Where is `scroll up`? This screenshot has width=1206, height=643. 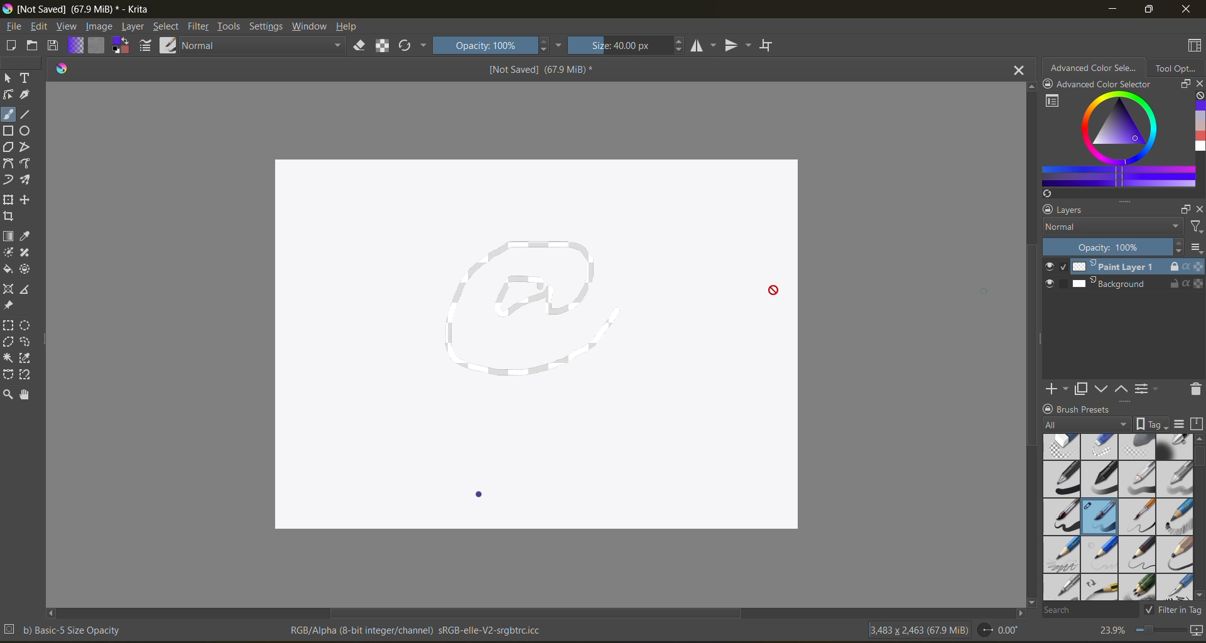
scroll up is located at coordinates (1198, 438).